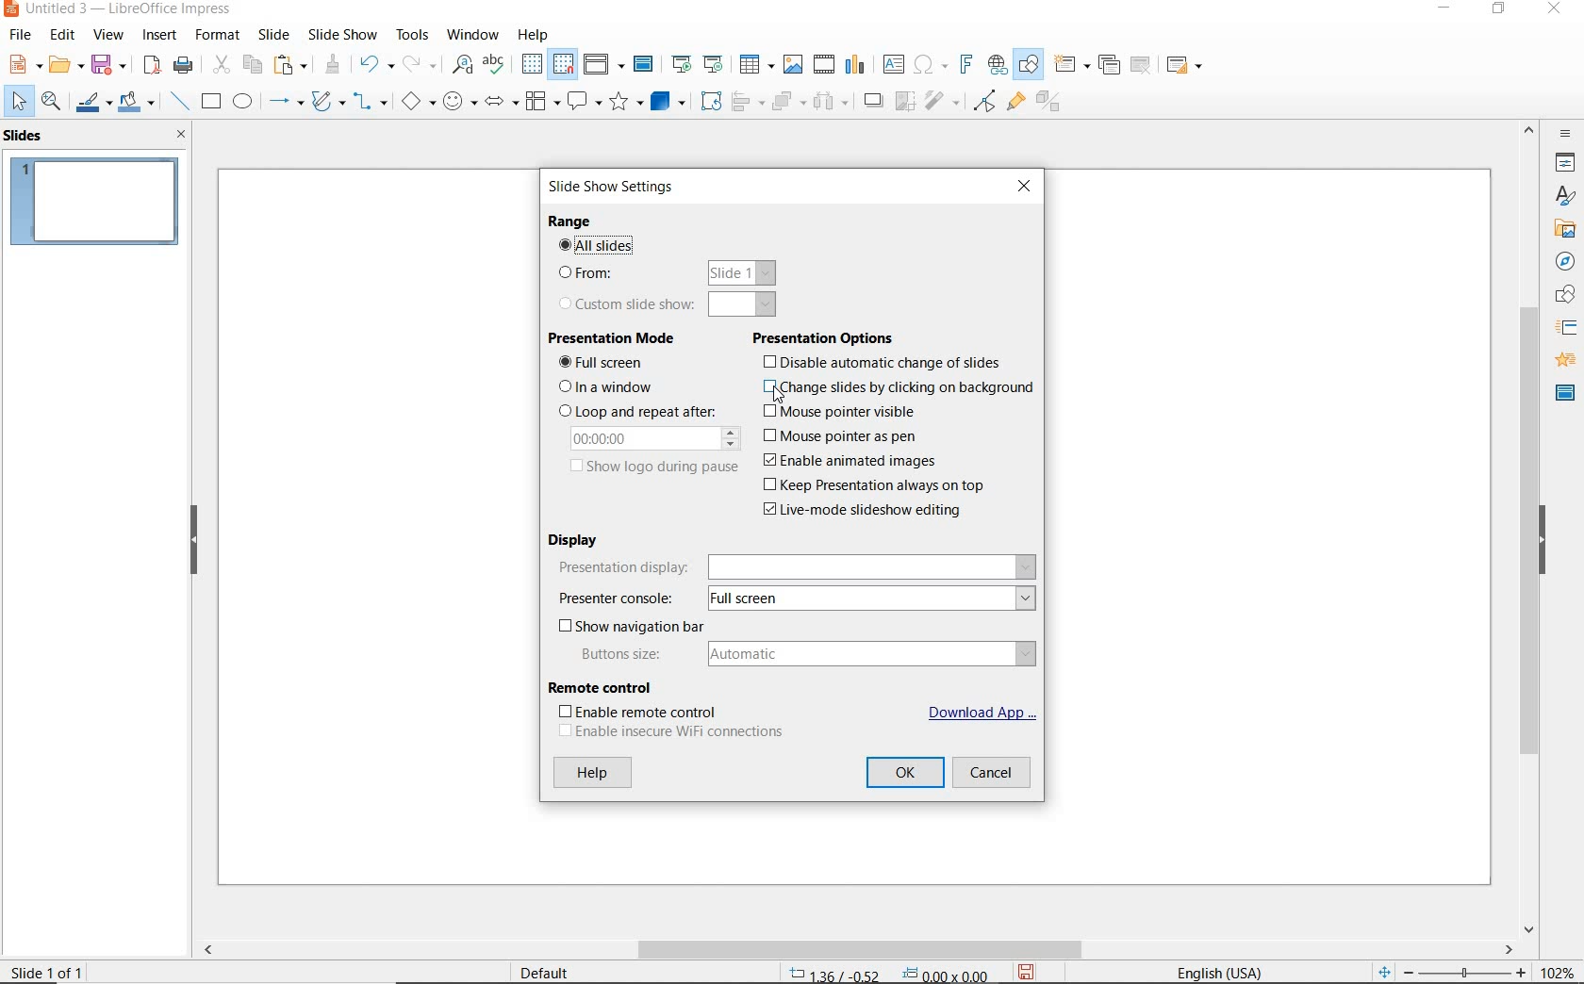 Image resolution: width=1584 pixels, height=984 pixels. I want to click on live-mode slideshow editing, so click(862, 510).